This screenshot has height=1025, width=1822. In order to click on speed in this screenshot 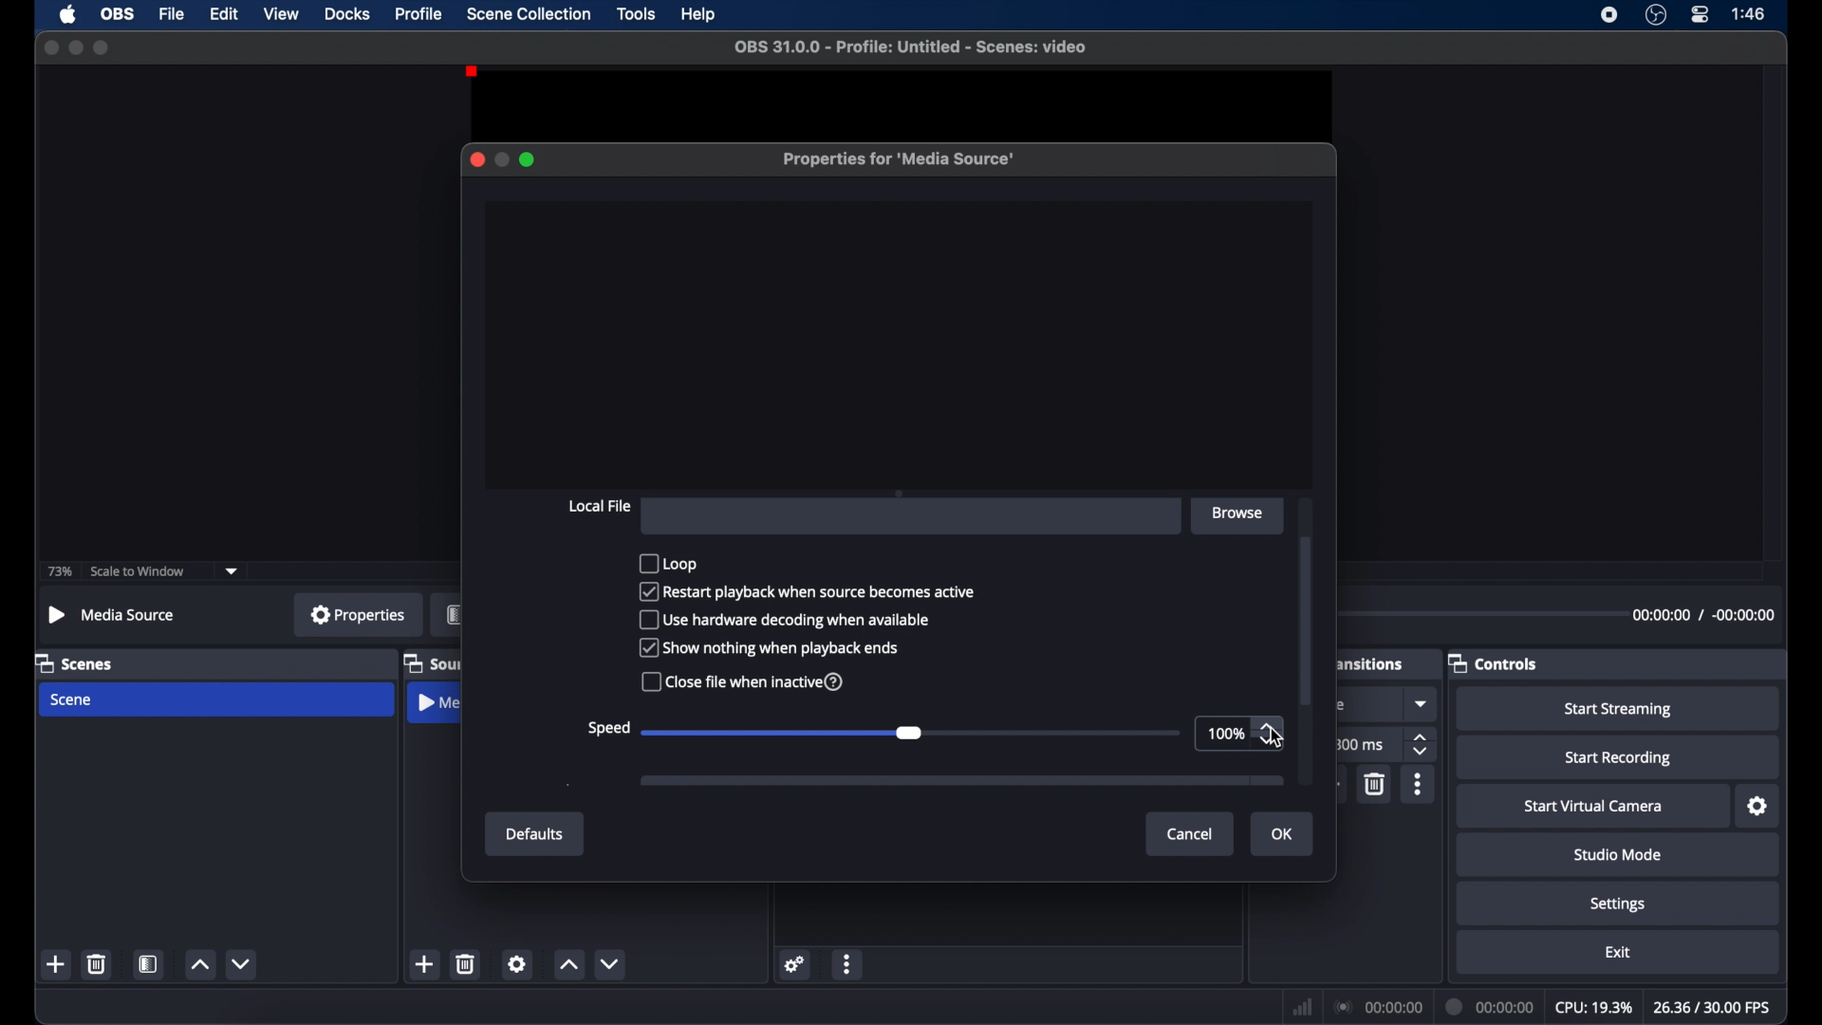, I will do `click(607, 729)`.